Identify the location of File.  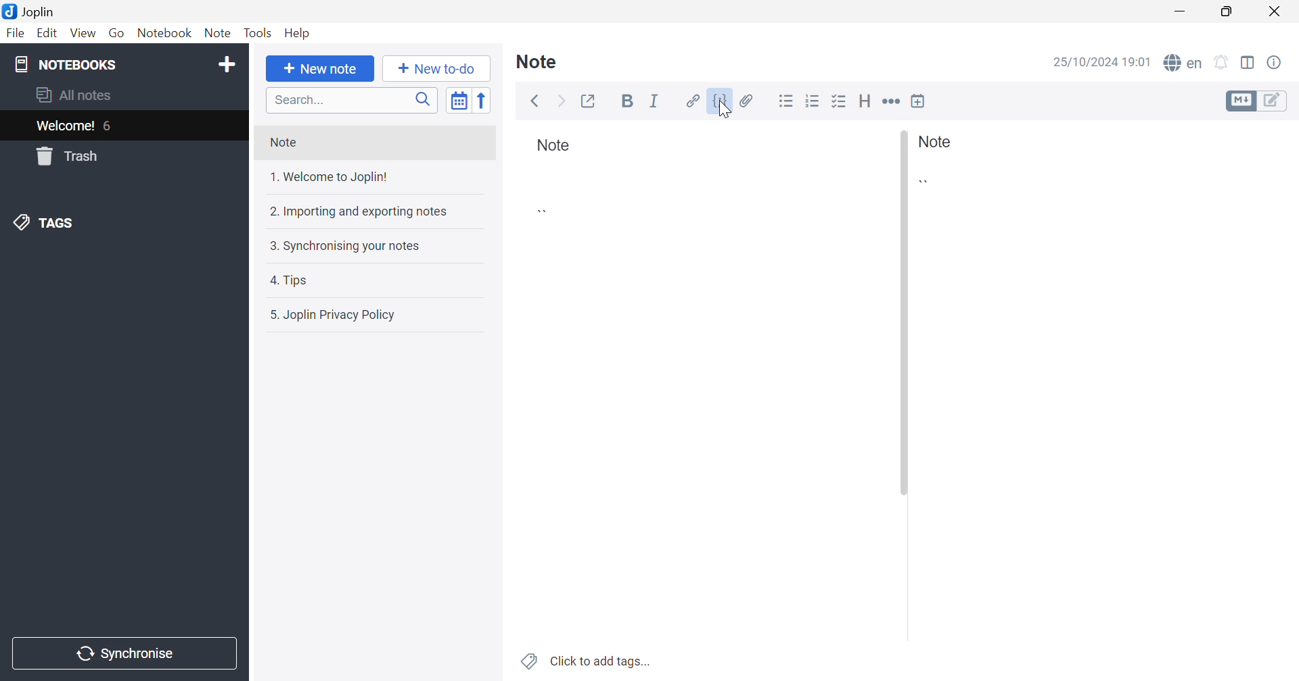
(16, 34).